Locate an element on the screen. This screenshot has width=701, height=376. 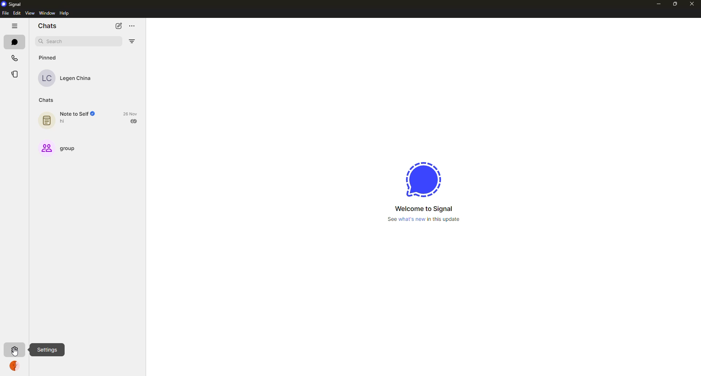
file is located at coordinates (5, 13).